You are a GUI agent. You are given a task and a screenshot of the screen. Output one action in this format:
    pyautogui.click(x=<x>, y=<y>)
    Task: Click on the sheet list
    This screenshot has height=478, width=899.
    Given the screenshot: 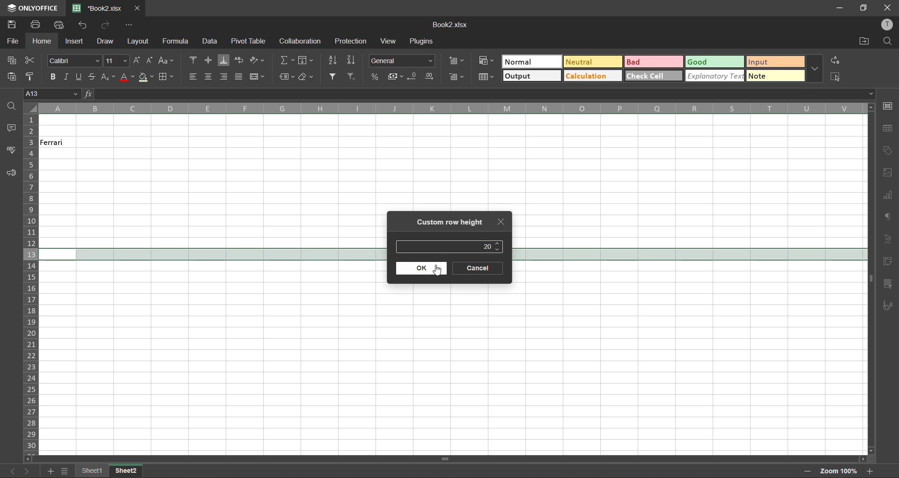 What is the action you would take?
    pyautogui.click(x=67, y=472)
    